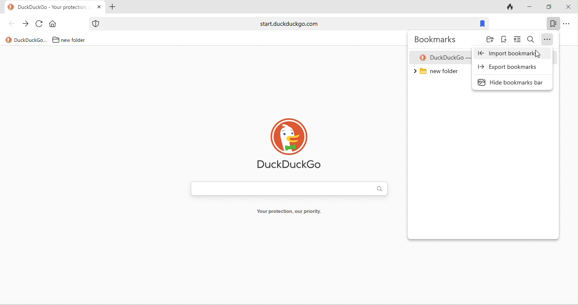  What do you see at coordinates (289, 23) in the screenshot?
I see `start.duckduckgo.com` at bounding box center [289, 23].